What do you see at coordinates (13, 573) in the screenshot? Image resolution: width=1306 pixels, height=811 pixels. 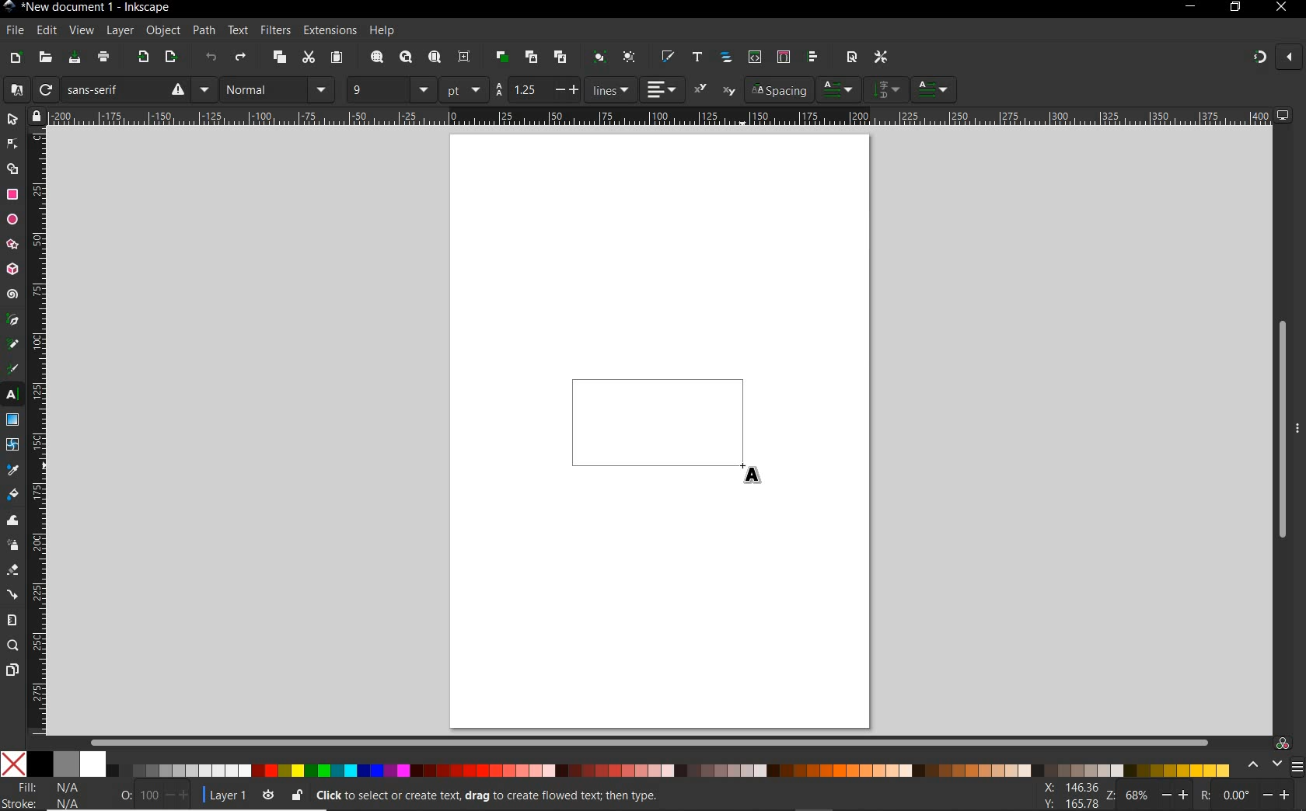 I see `eraser tool` at bounding box center [13, 573].